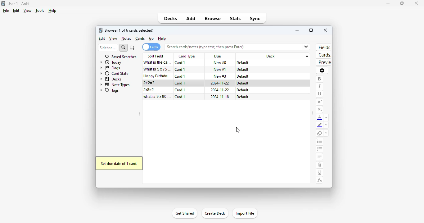 This screenshot has width=424, height=223. I want to click on alignment, so click(319, 157).